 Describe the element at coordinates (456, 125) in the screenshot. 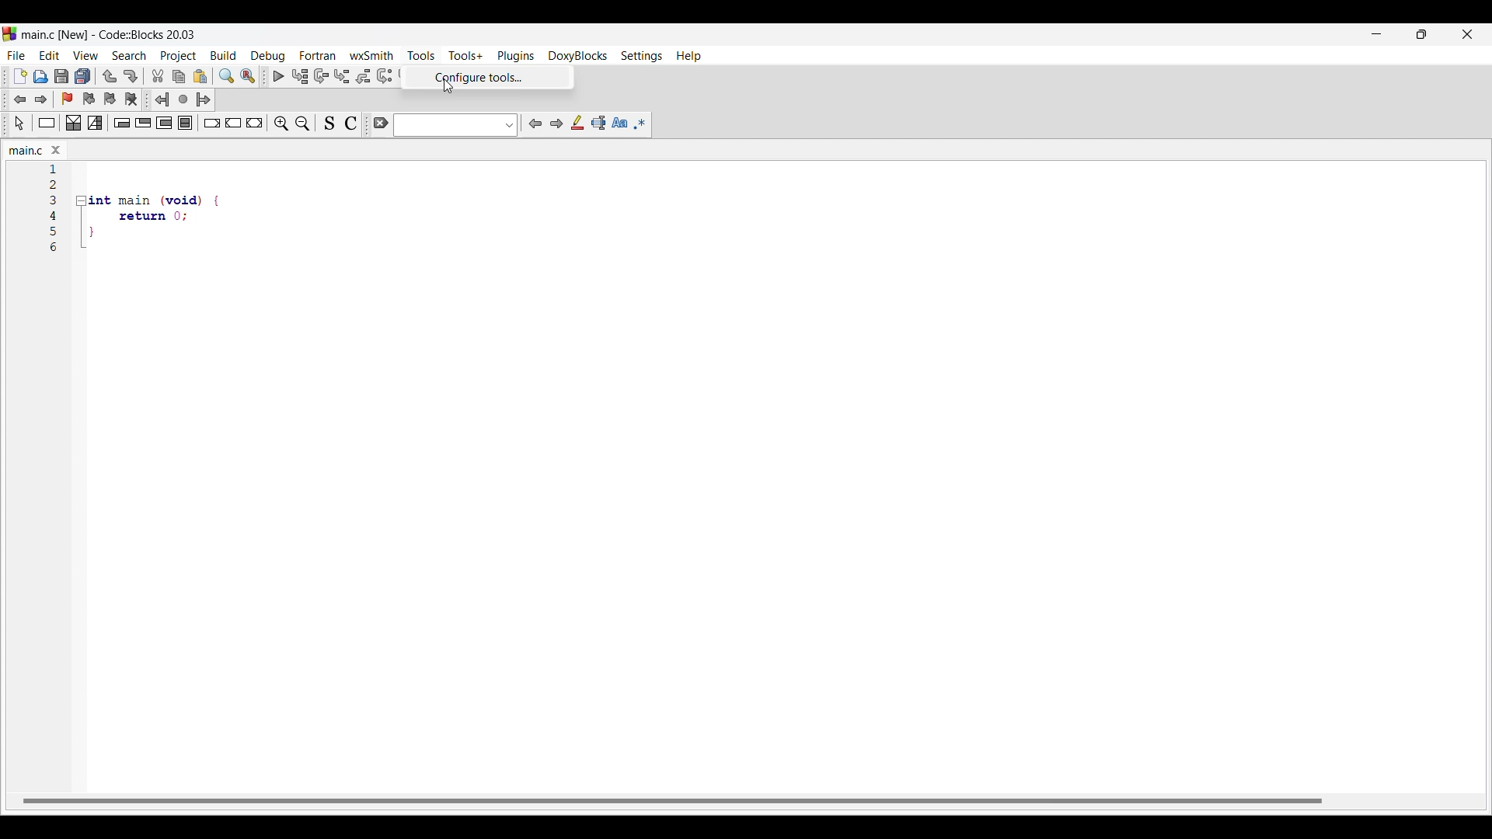

I see `Text box and text box options` at that location.